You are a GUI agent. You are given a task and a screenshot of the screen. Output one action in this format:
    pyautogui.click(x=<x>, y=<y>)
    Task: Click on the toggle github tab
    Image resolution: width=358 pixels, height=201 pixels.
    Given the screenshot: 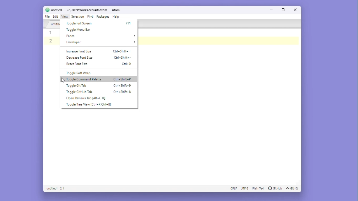 What is the action you would take?
    pyautogui.click(x=81, y=92)
    